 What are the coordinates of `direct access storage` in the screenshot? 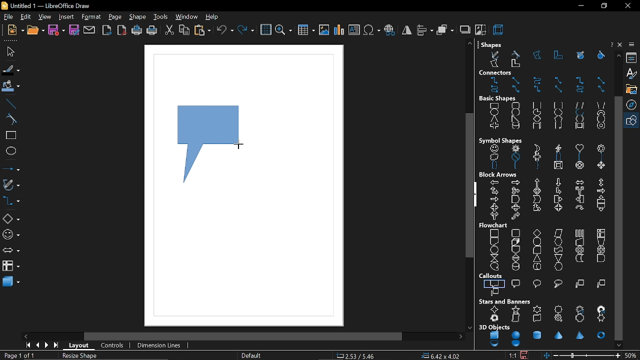 It's located at (536, 267).